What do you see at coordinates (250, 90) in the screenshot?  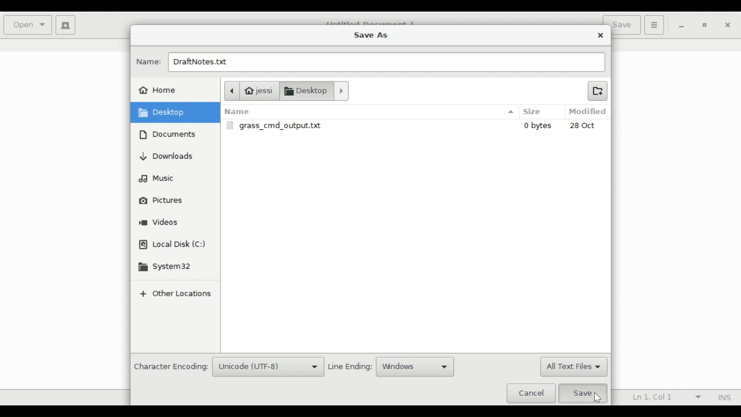 I see `jessi` at bounding box center [250, 90].